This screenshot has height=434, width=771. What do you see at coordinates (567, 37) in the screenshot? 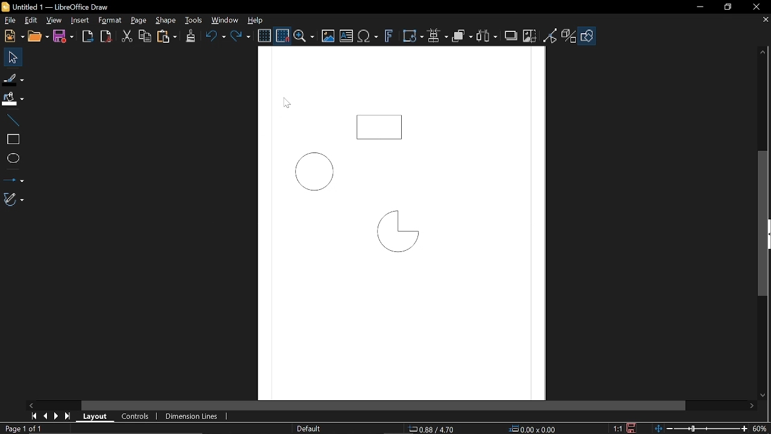
I see `Toggle extrusion` at bounding box center [567, 37].